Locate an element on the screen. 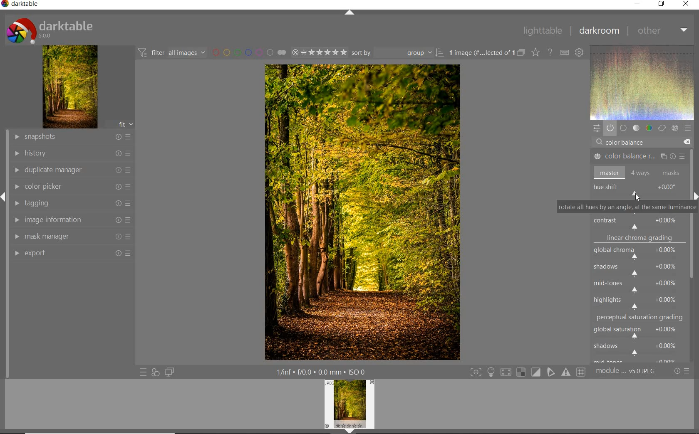 The image size is (699, 434). shadows is located at coordinates (639, 348).